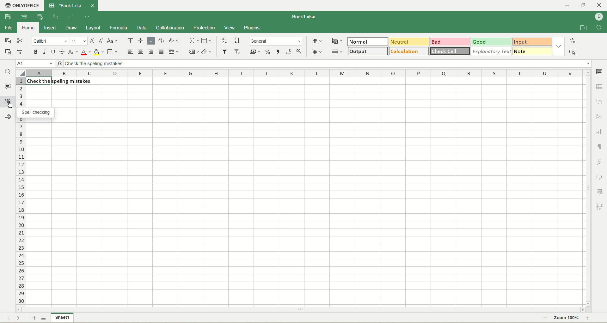 The height and width of the screenshot is (323, 607). Describe the element at coordinates (601, 146) in the screenshot. I see `paragraph settings` at that location.